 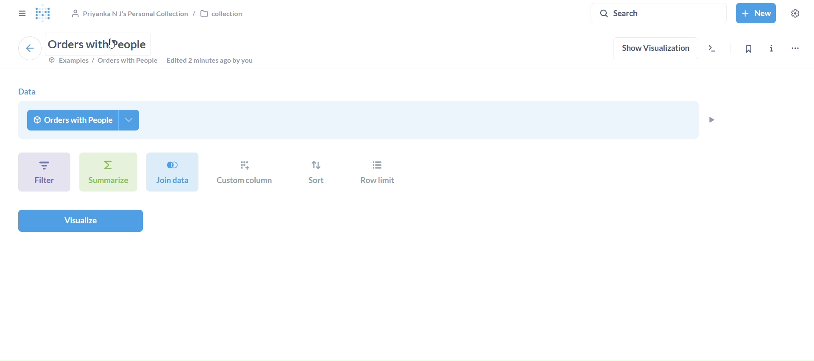 I want to click on show visualization, so click(x=656, y=49).